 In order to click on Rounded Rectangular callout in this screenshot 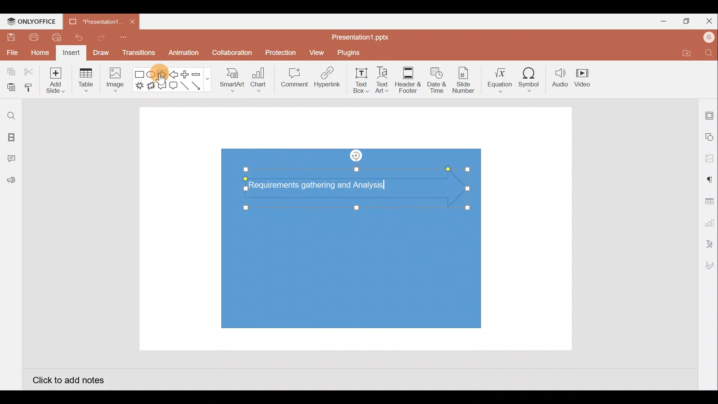, I will do `click(173, 85)`.